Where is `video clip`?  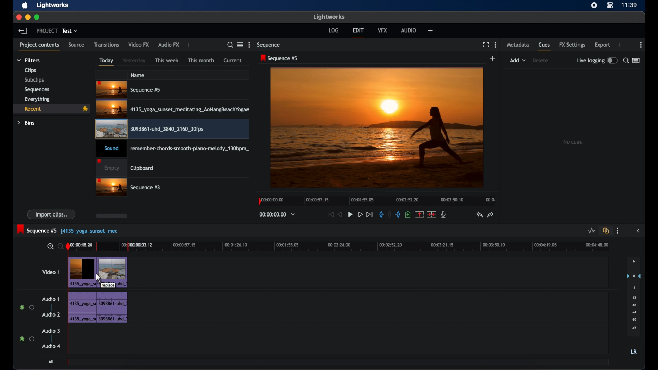 video clip is located at coordinates (172, 110).